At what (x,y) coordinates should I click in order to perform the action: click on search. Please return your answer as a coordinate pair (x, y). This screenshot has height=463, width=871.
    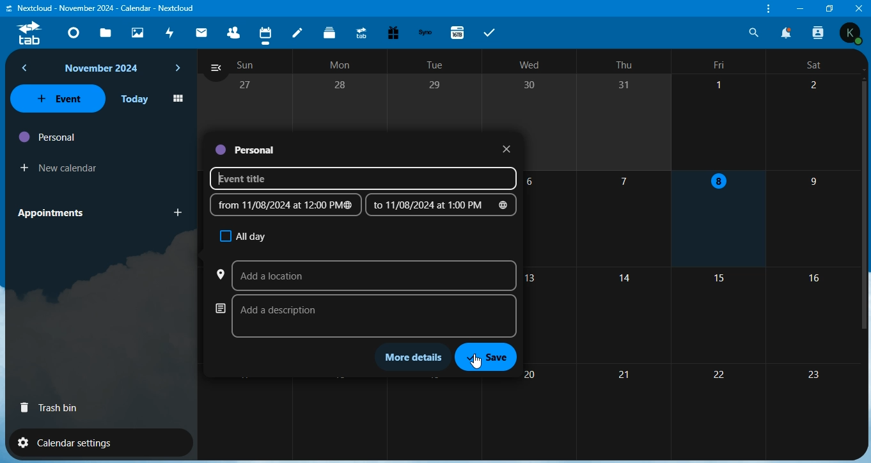
    Looking at the image, I should click on (754, 33).